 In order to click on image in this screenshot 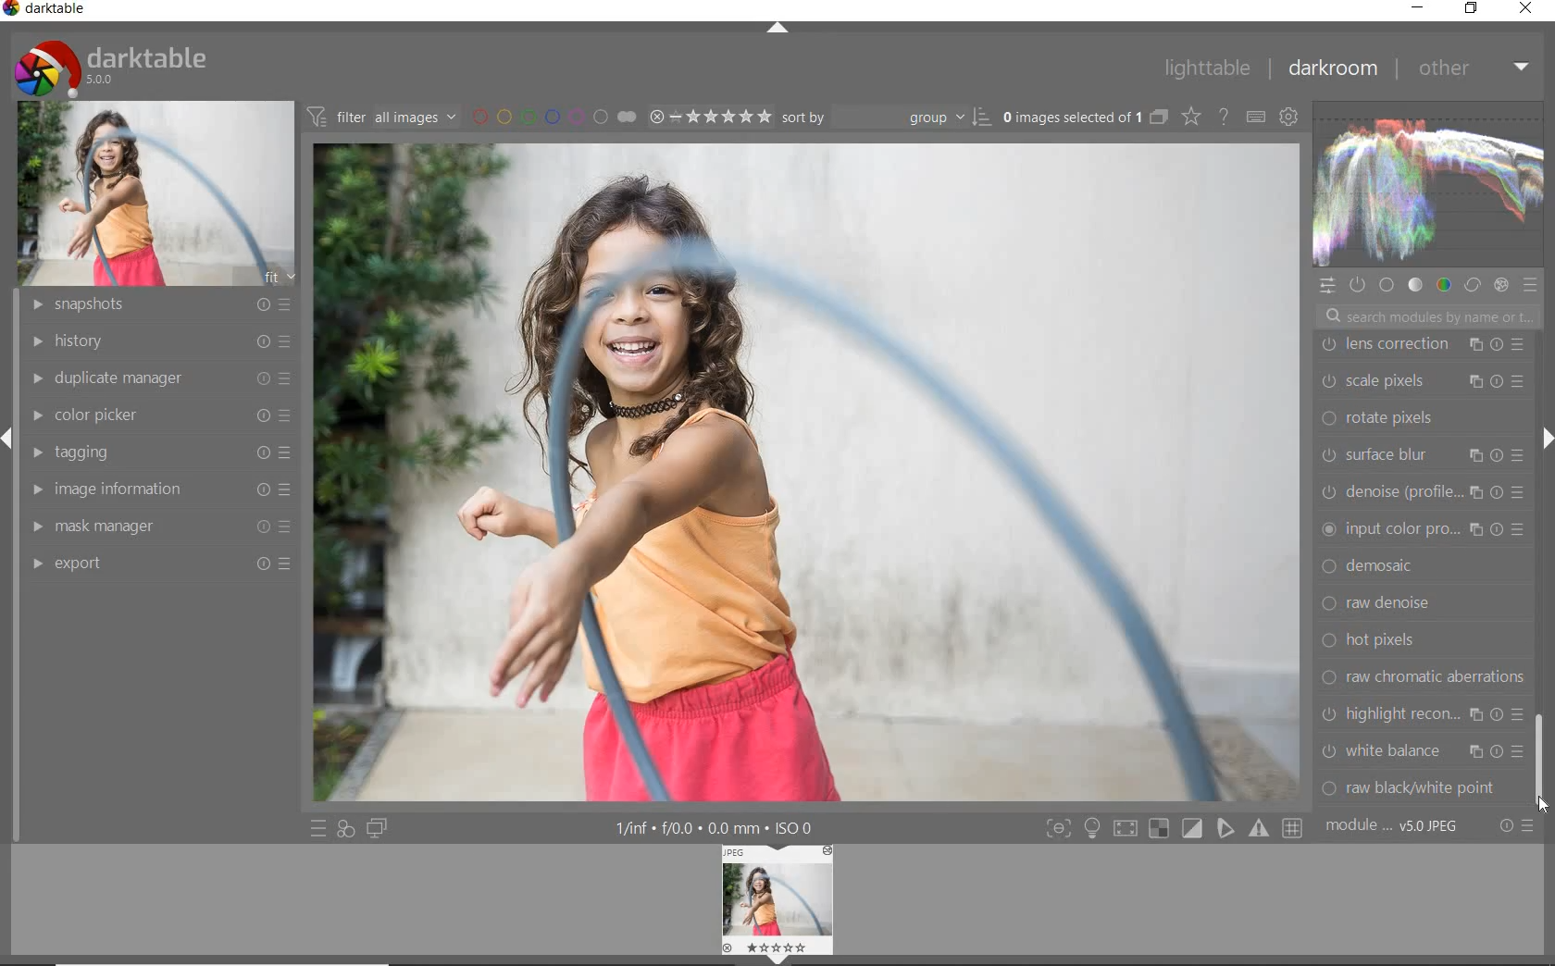, I will do `click(158, 192)`.